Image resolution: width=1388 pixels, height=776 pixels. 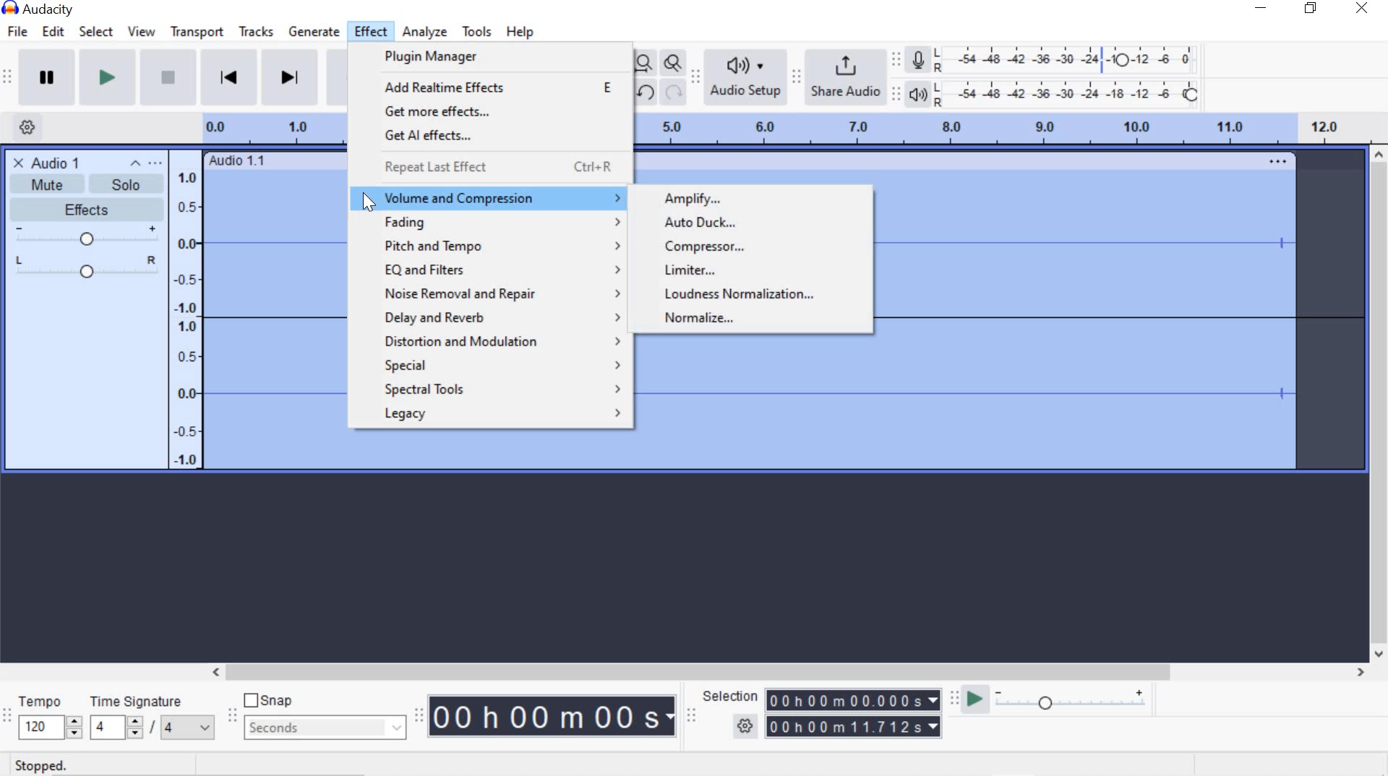 I want to click on Stop, so click(x=166, y=79).